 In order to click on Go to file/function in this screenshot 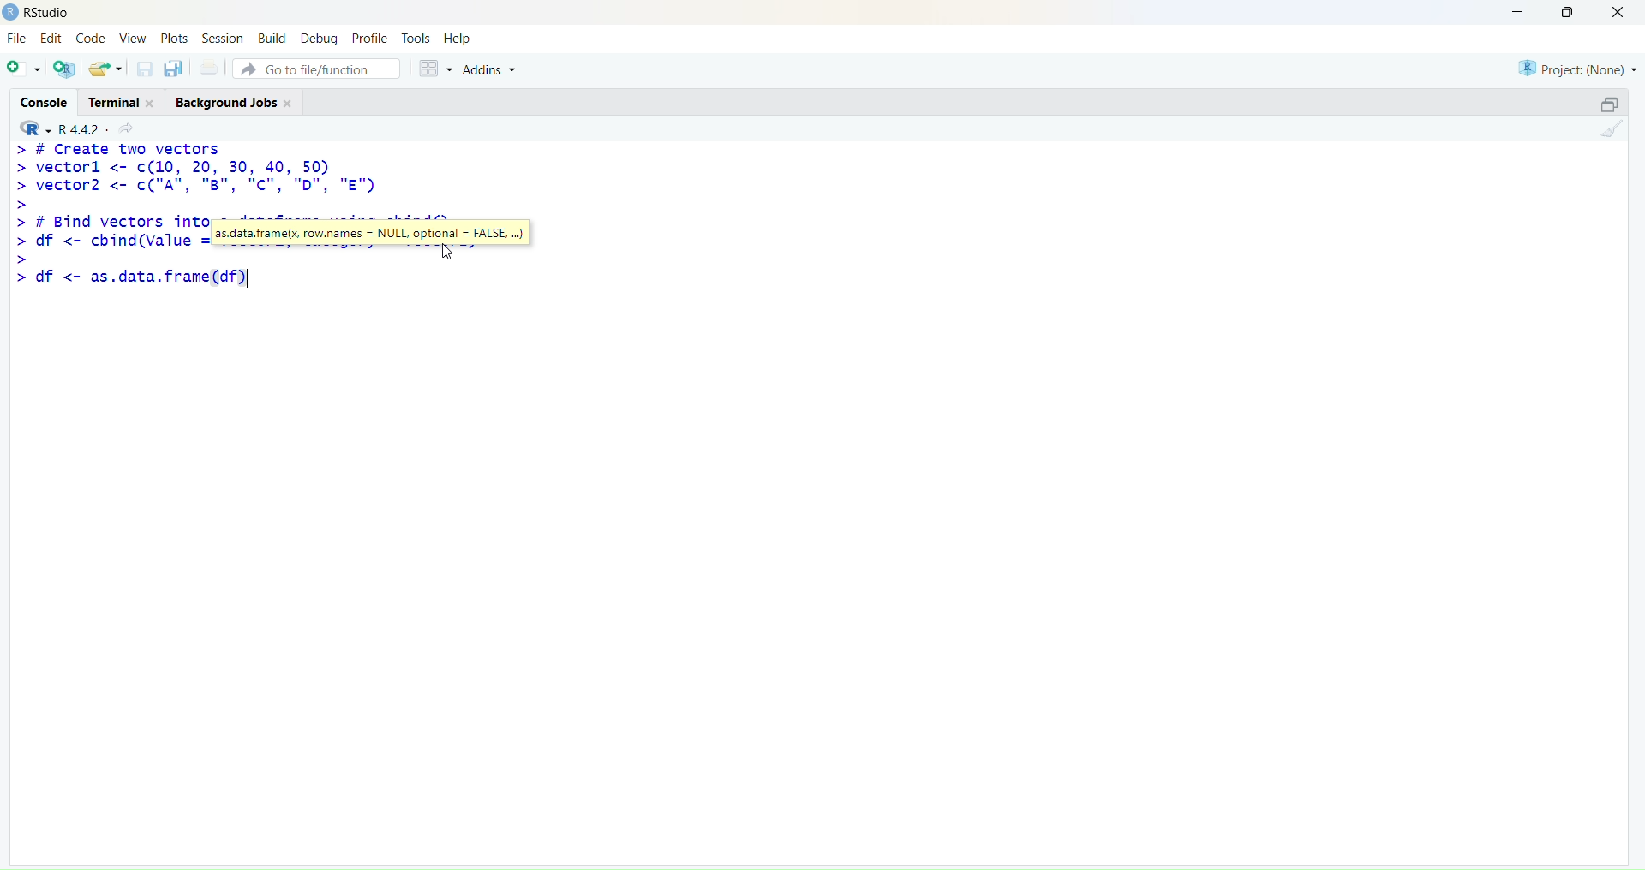, I will do `click(316, 69)`.